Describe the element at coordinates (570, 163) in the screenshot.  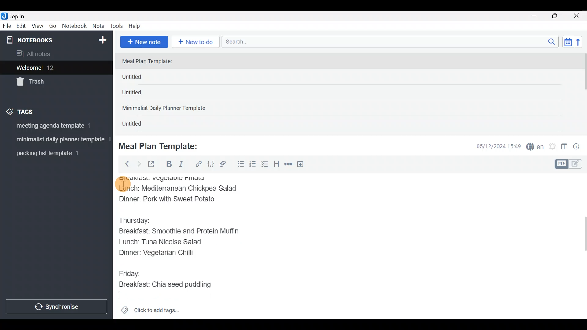
I see `Toggle editors` at that location.